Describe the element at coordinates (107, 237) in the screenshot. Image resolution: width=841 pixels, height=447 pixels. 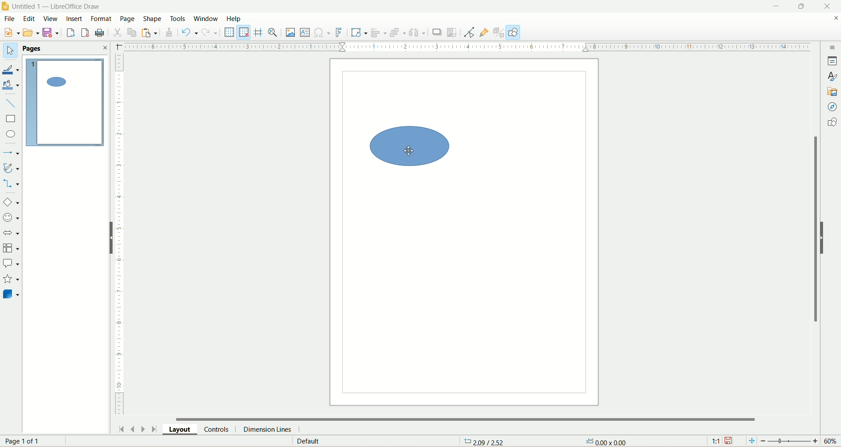
I see `hide` at that location.